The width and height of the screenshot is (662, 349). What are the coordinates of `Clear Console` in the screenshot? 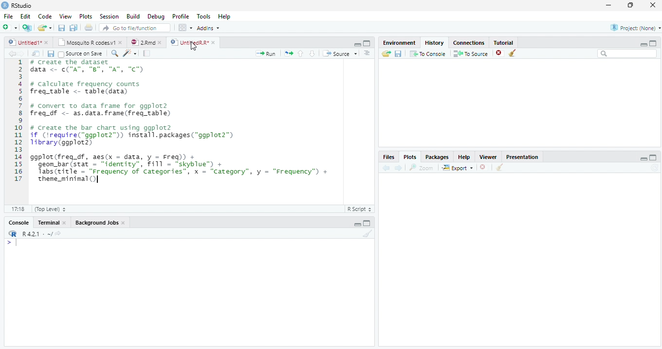 It's located at (500, 167).